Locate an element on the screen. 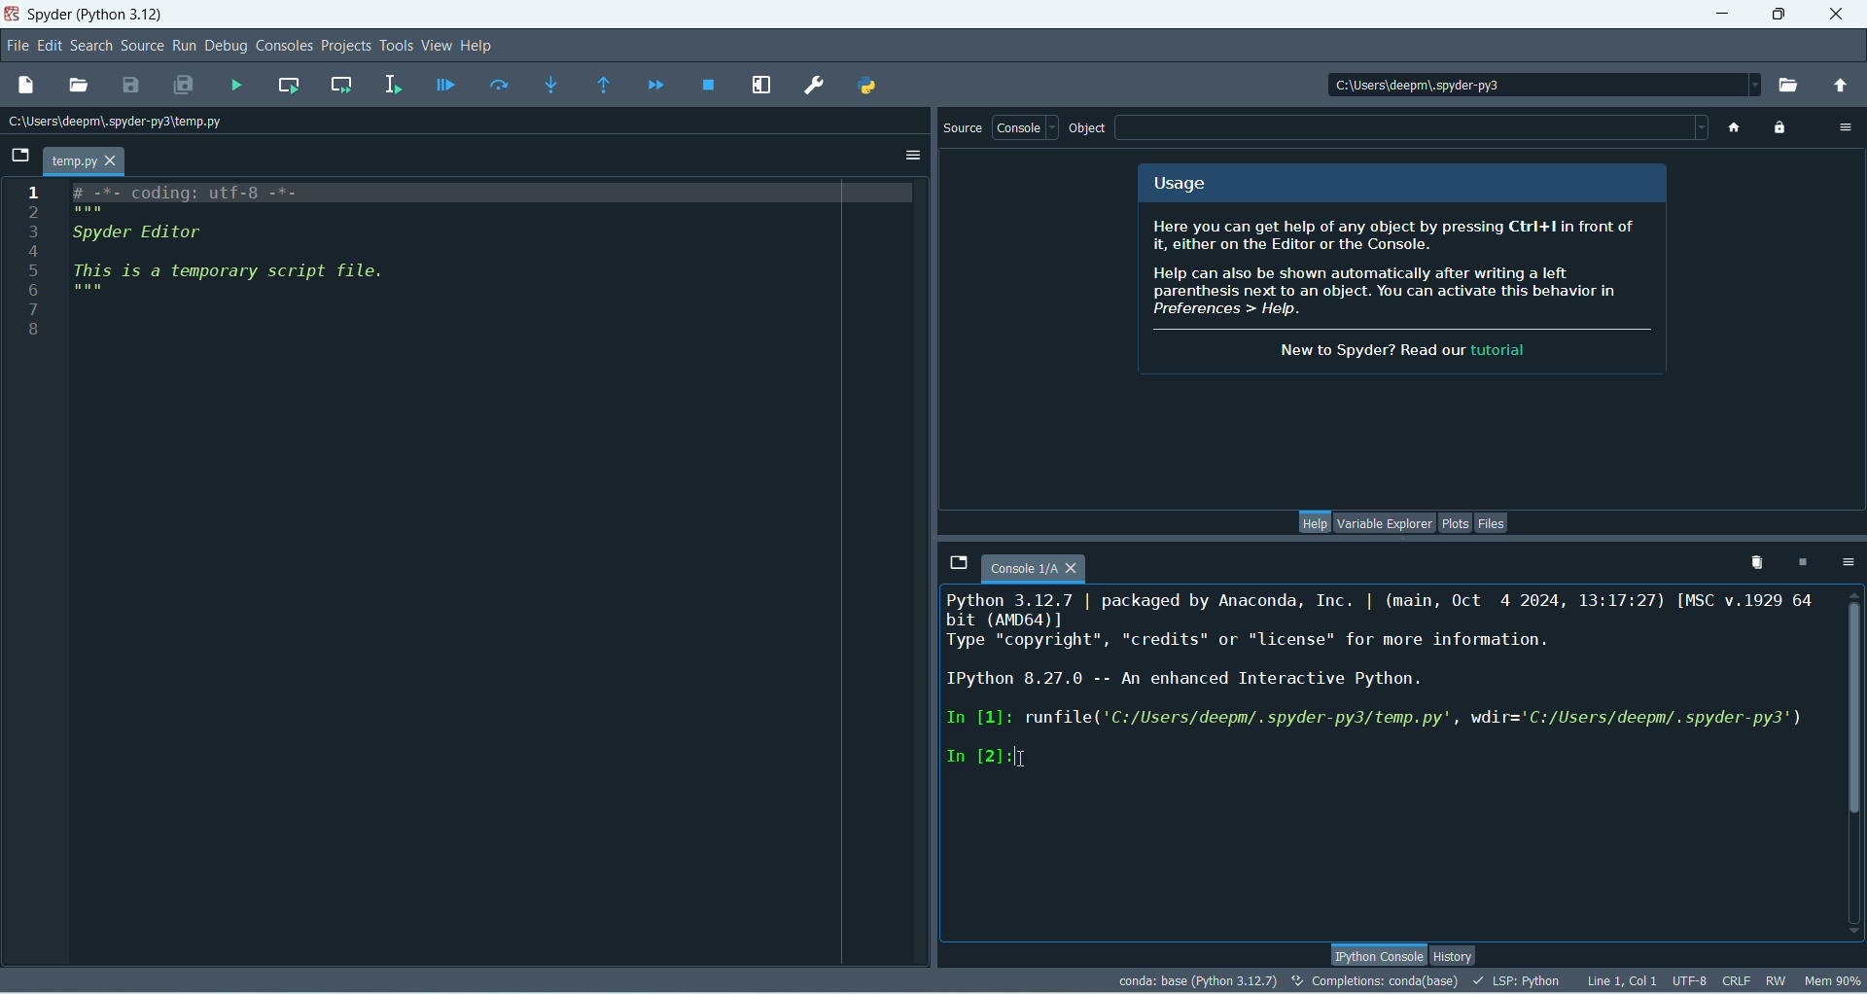 This screenshot has height=994, width=1867. source is located at coordinates (965, 129).